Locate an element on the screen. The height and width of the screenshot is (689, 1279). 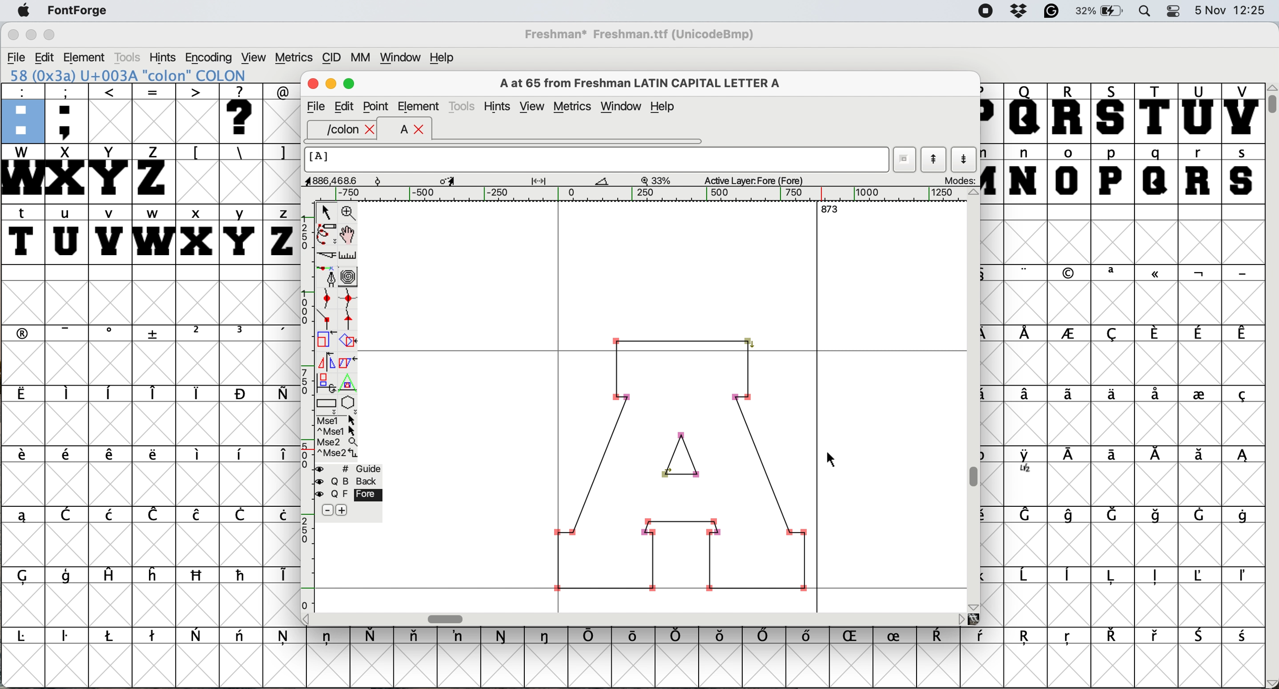
help is located at coordinates (664, 108).